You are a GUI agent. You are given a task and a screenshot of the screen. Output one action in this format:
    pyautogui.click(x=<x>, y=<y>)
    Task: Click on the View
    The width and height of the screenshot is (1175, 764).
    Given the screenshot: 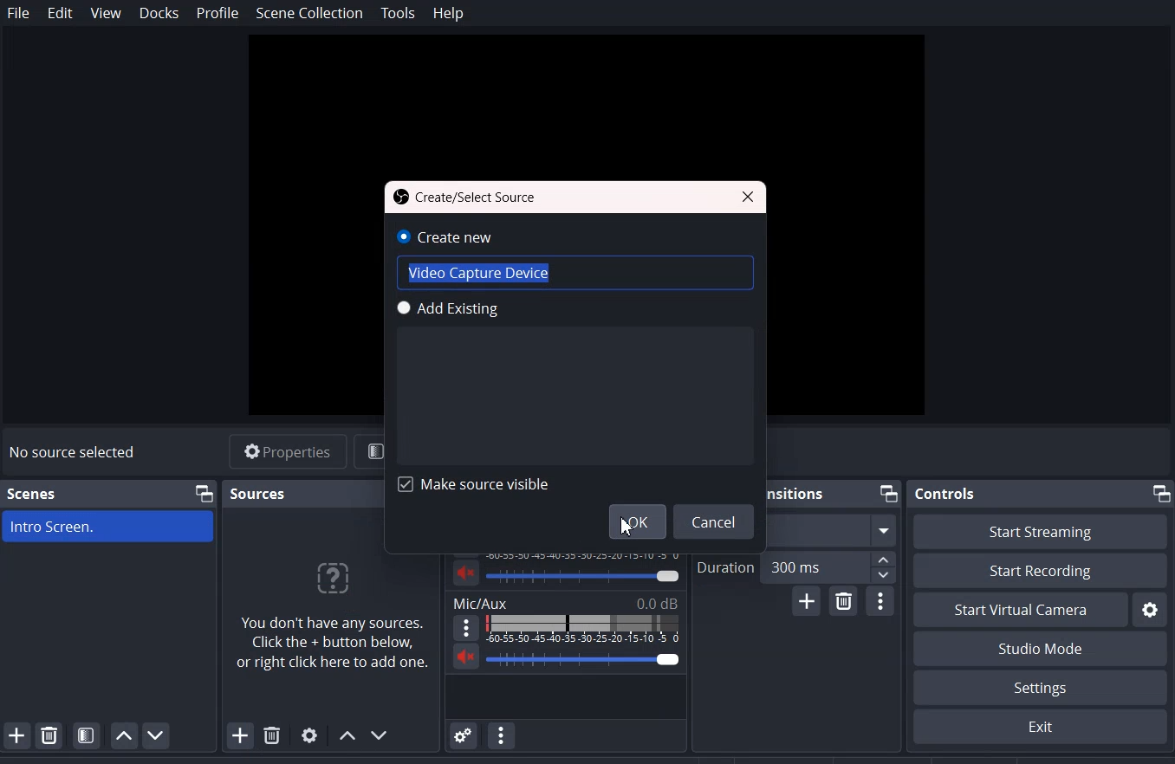 What is the action you would take?
    pyautogui.click(x=106, y=13)
    